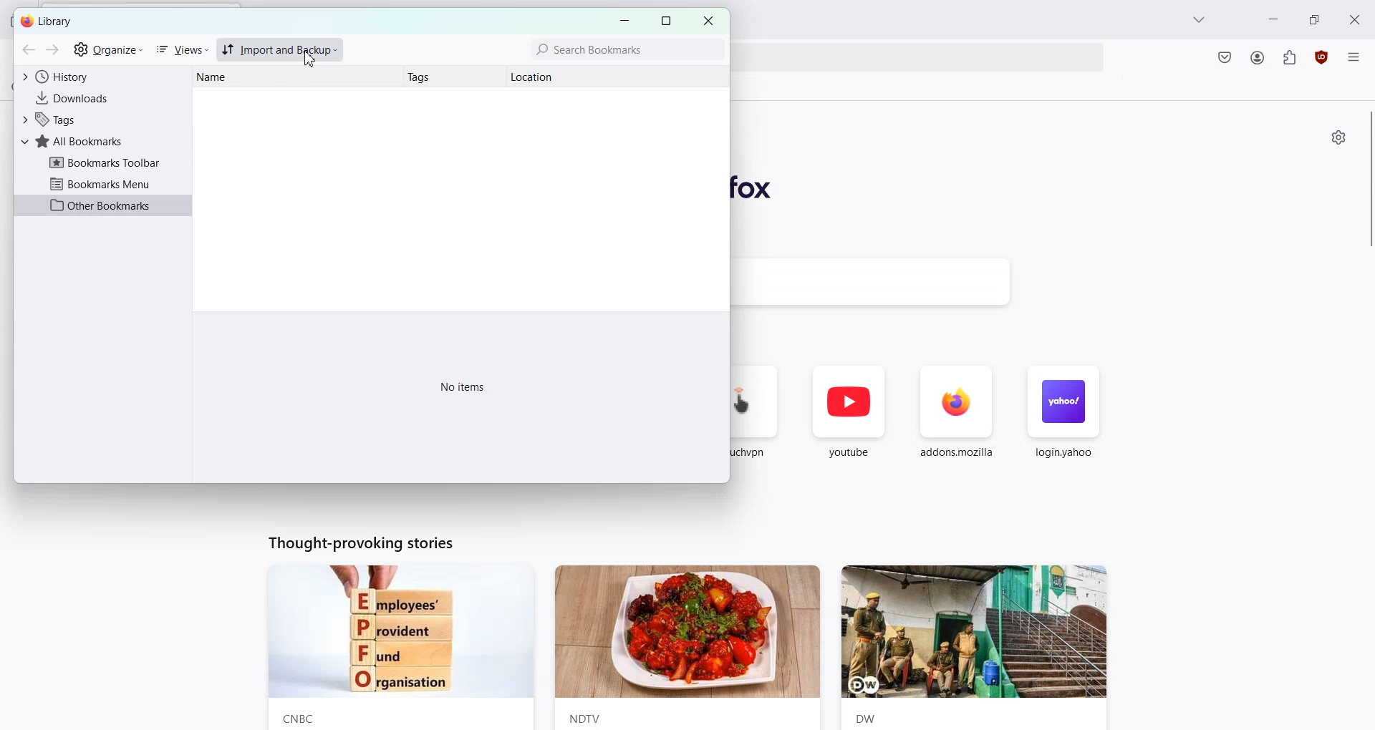  I want to click on News, so click(687, 648).